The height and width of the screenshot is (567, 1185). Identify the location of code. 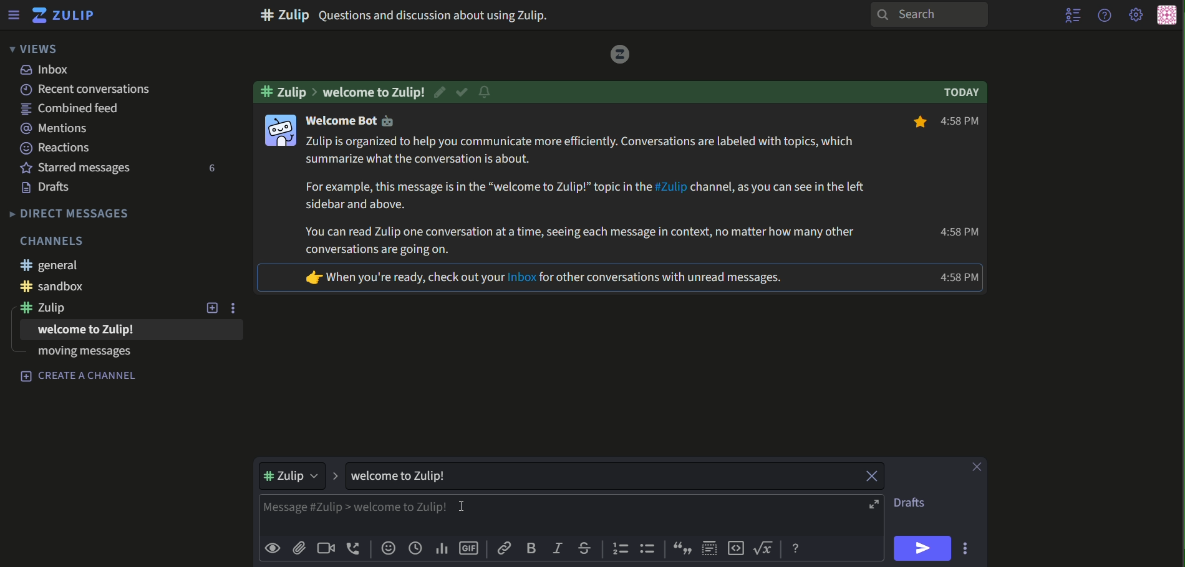
(736, 549).